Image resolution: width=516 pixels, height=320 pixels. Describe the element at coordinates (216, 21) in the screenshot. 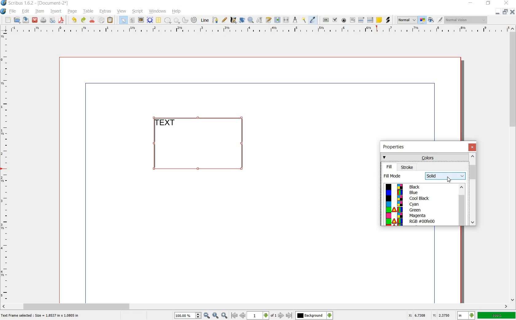

I see `bezier curve` at that location.